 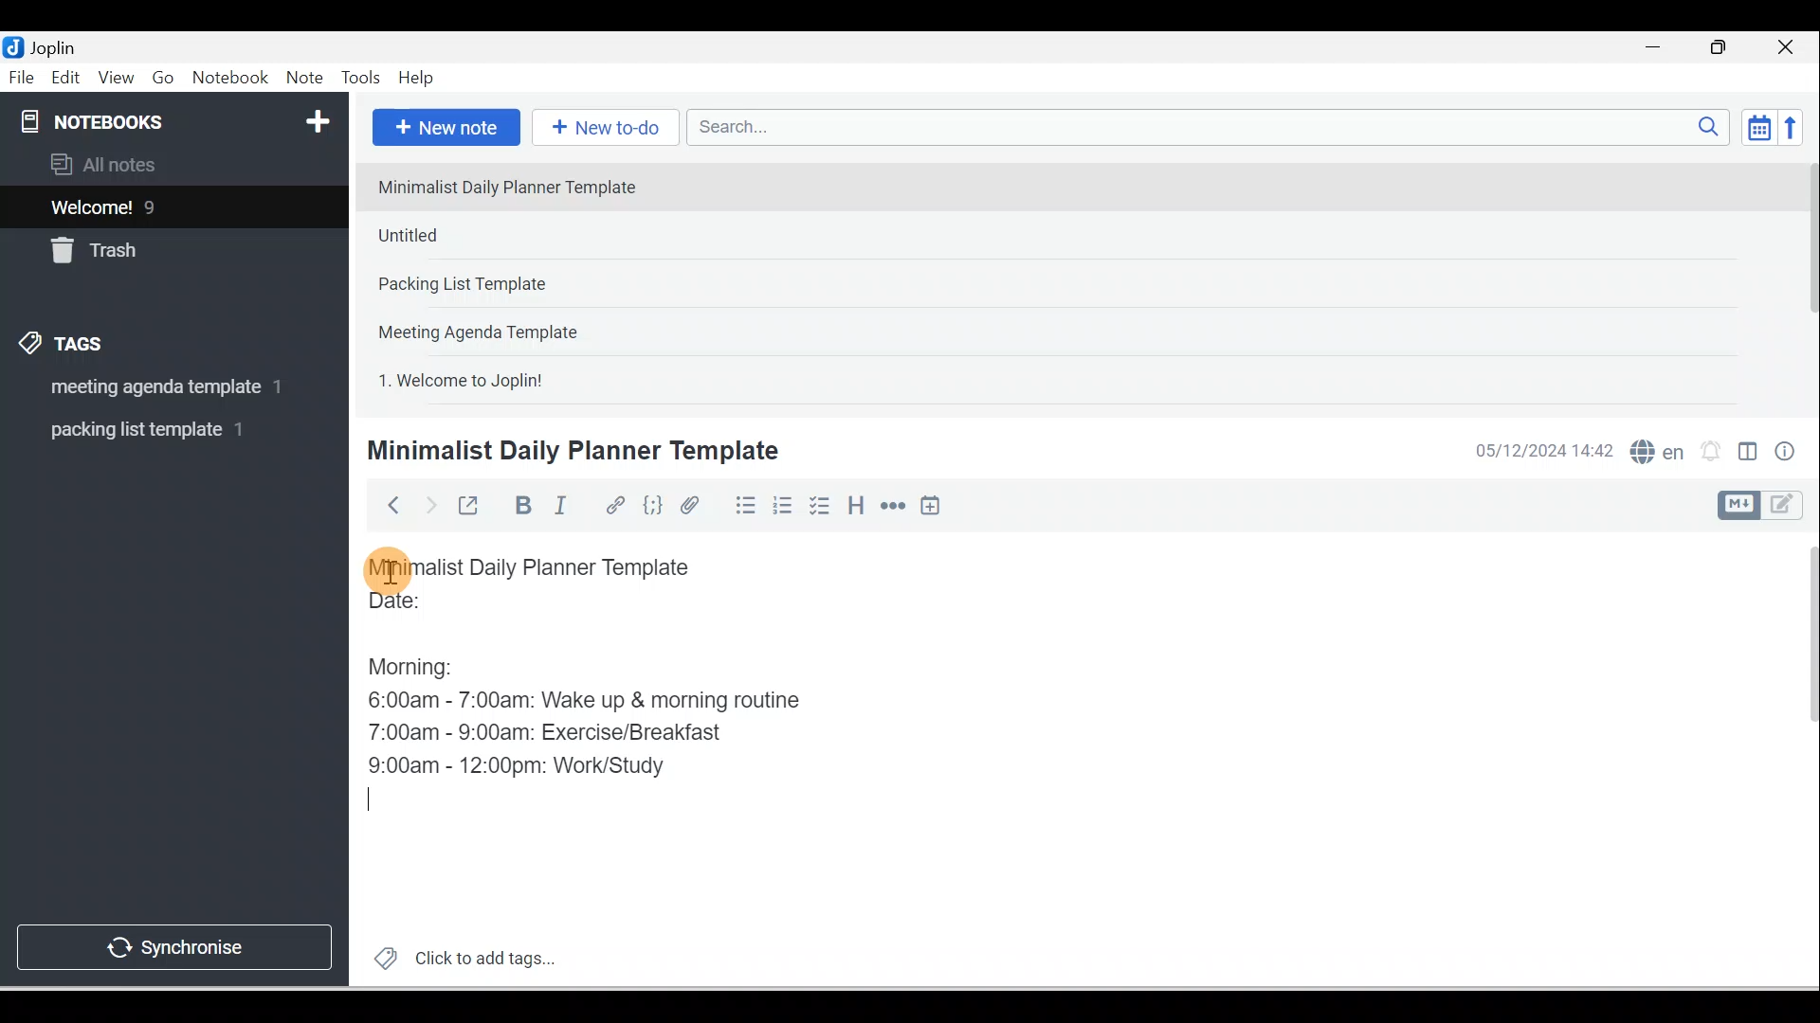 I want to click on Tag 2, so click(x=160, y=430).